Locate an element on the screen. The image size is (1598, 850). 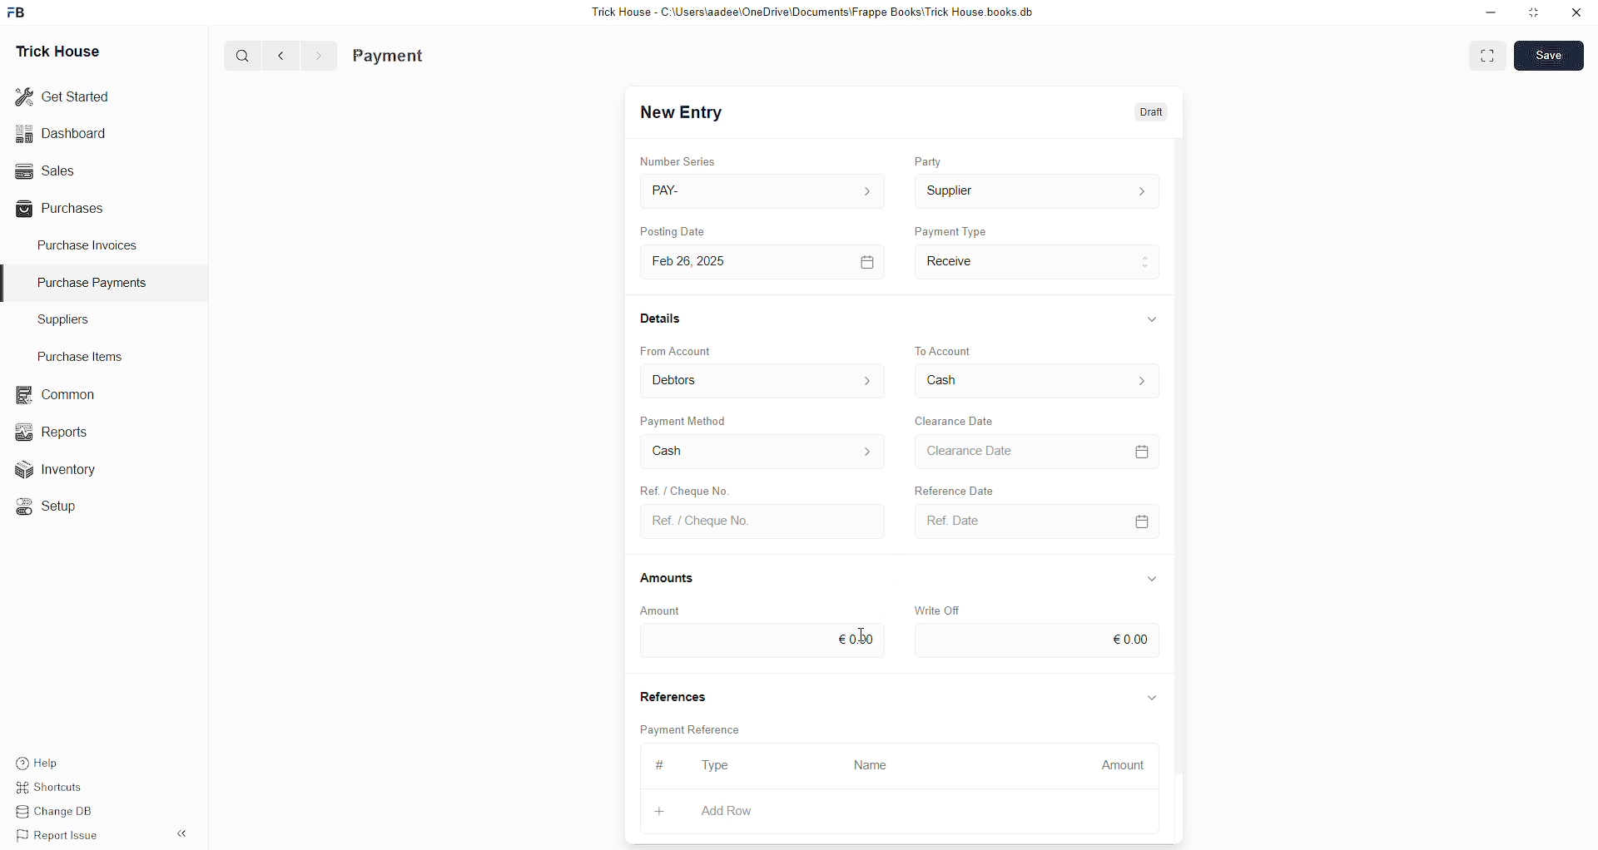
Report Issue is located at coordinates (54, 833).